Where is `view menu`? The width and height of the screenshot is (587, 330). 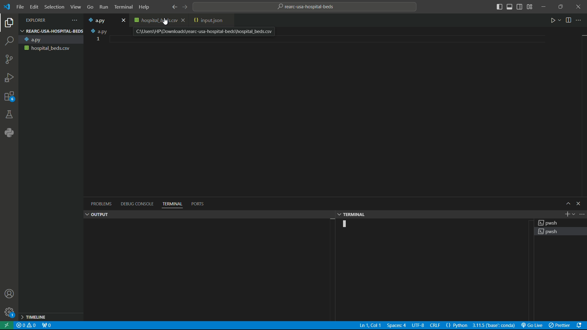 view menu is located at coordinates (75, 7).